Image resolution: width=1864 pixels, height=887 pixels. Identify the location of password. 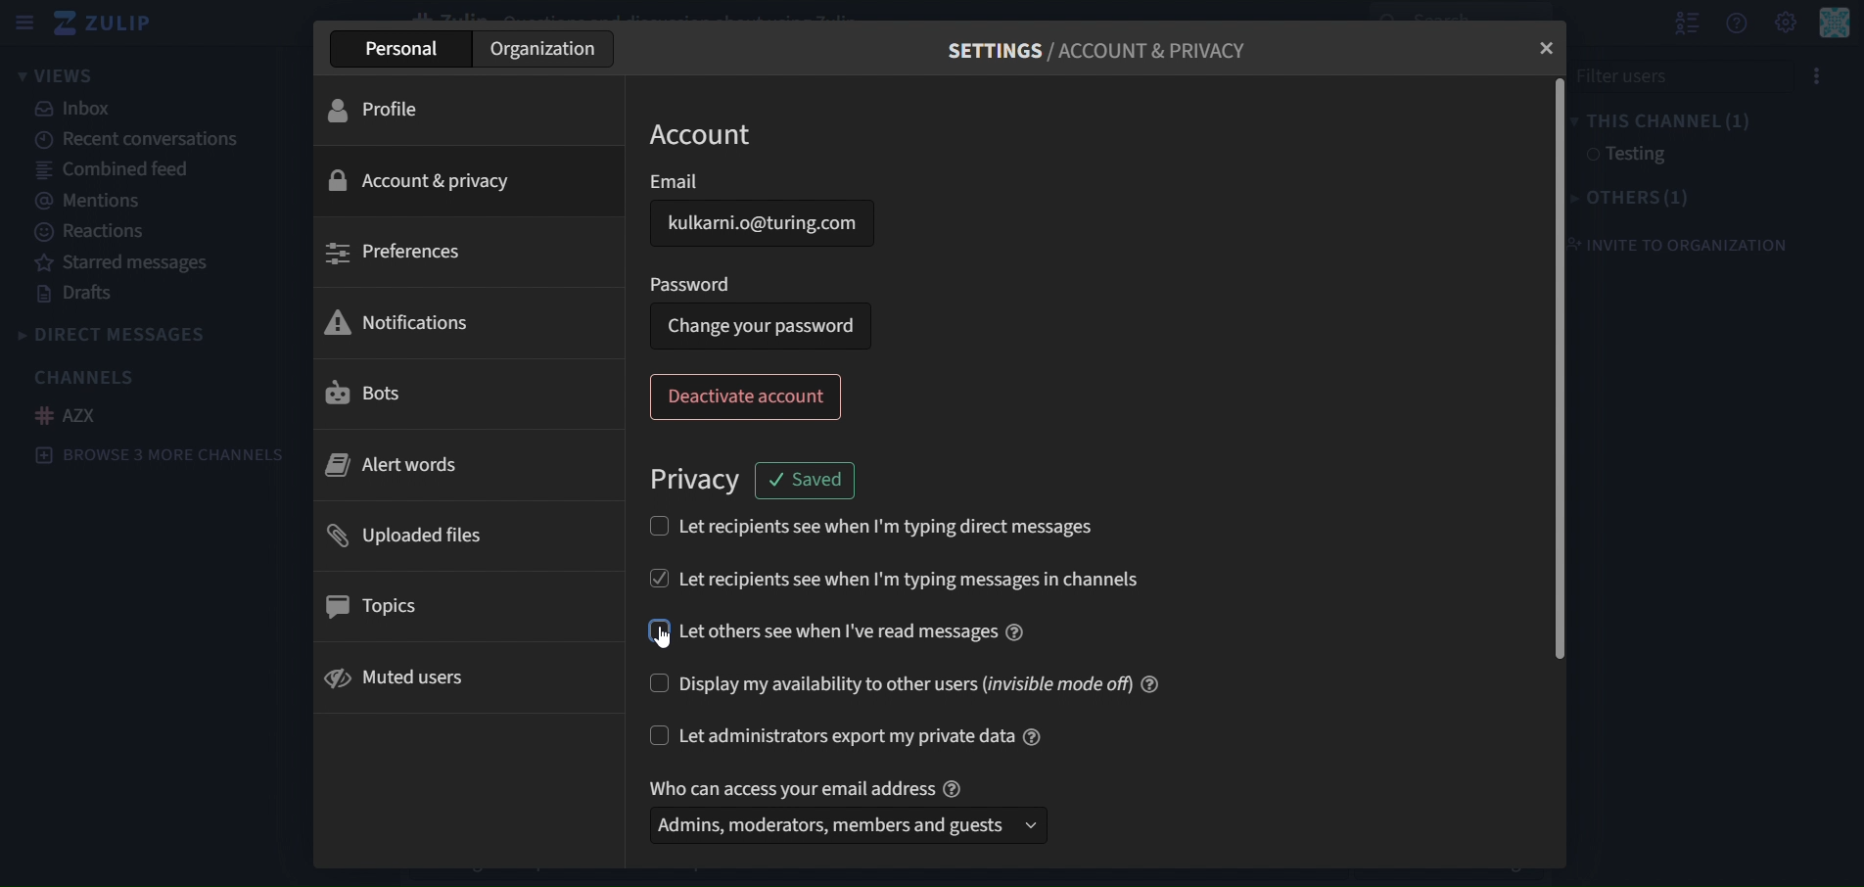
(695, 282).